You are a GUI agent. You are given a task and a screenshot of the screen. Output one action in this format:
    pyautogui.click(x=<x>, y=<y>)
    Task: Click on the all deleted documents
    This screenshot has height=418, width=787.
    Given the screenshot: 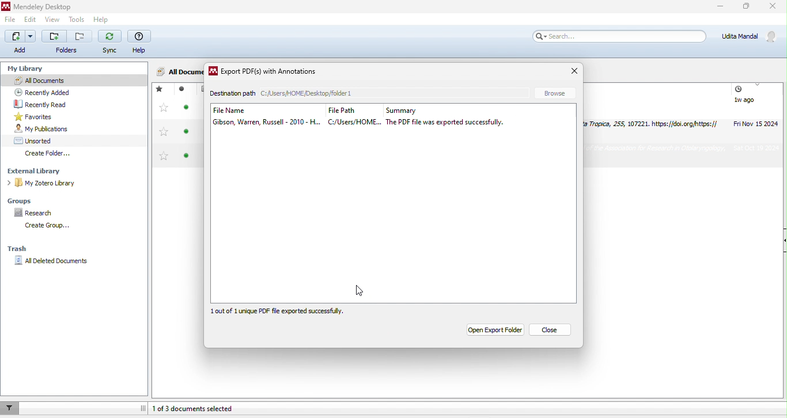 What is the action you would take?
    pyautogui.click(x=51, y=263)
    